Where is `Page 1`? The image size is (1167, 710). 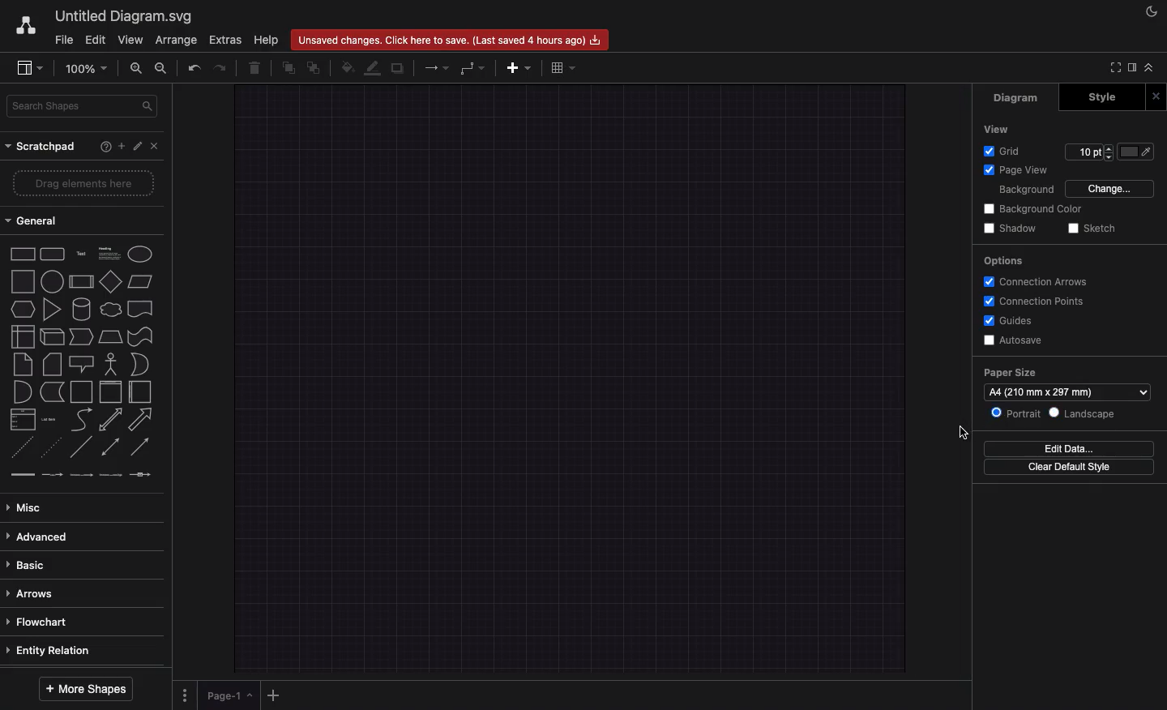
Page 1 is located at coordinates (229, 695).